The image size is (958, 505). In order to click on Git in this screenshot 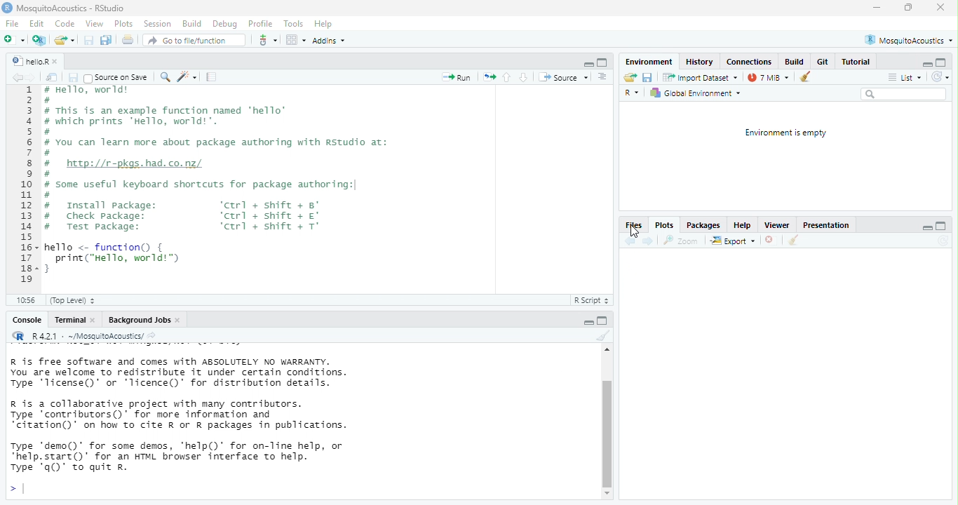, I will do `click(822, 62)`.